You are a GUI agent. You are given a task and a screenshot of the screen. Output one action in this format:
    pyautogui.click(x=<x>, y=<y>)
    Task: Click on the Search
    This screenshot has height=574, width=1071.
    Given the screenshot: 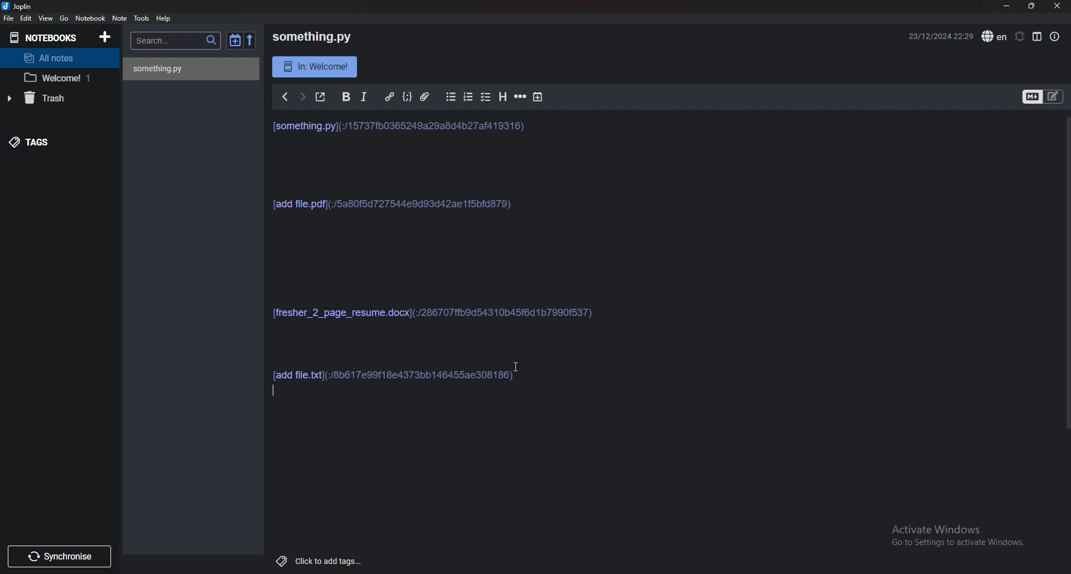 What is the action you would take?
    pyautogui.click(x=176, y=41)
    